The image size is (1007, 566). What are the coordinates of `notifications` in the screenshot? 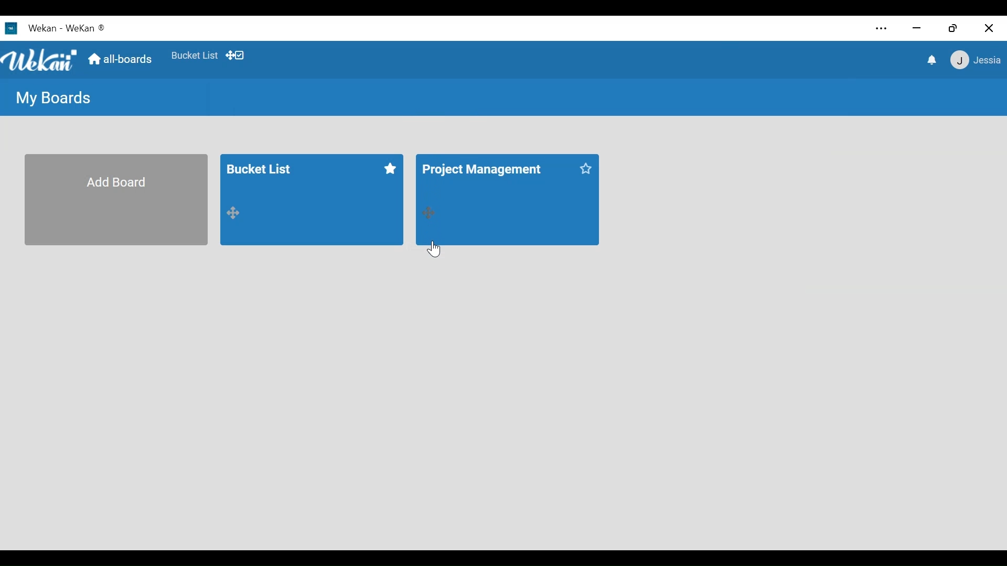 It's located at (930, 59).